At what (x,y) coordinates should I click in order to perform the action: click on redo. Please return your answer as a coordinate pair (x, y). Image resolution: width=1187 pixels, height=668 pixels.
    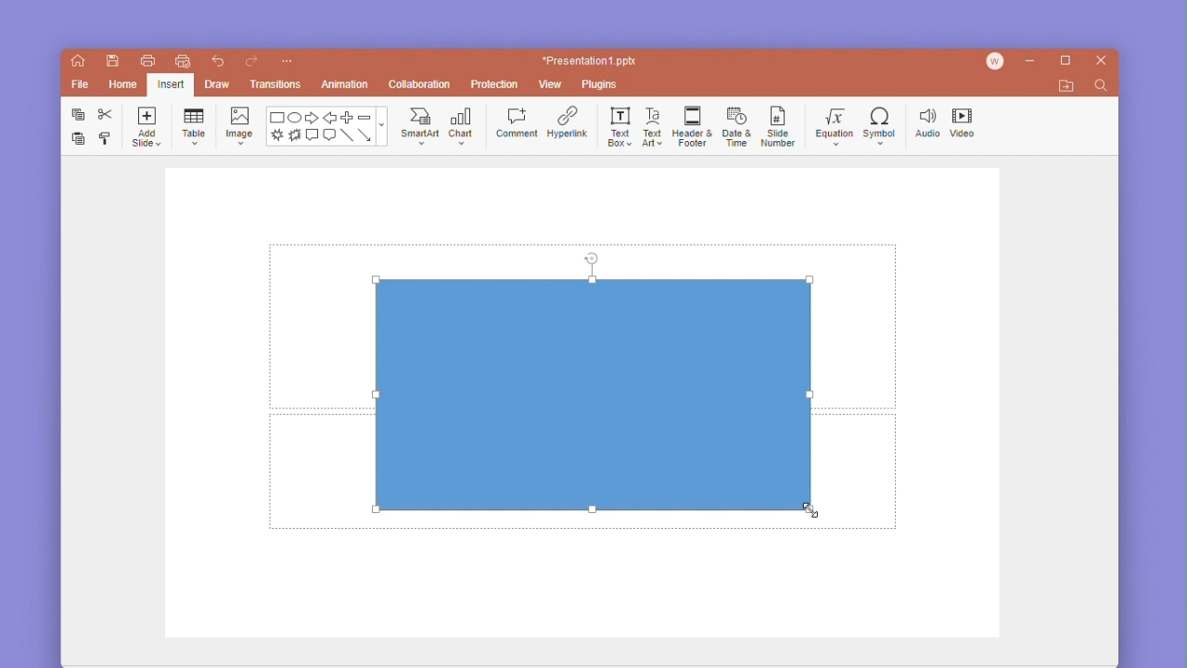
    Looking at the image, I should click on (252, 60).